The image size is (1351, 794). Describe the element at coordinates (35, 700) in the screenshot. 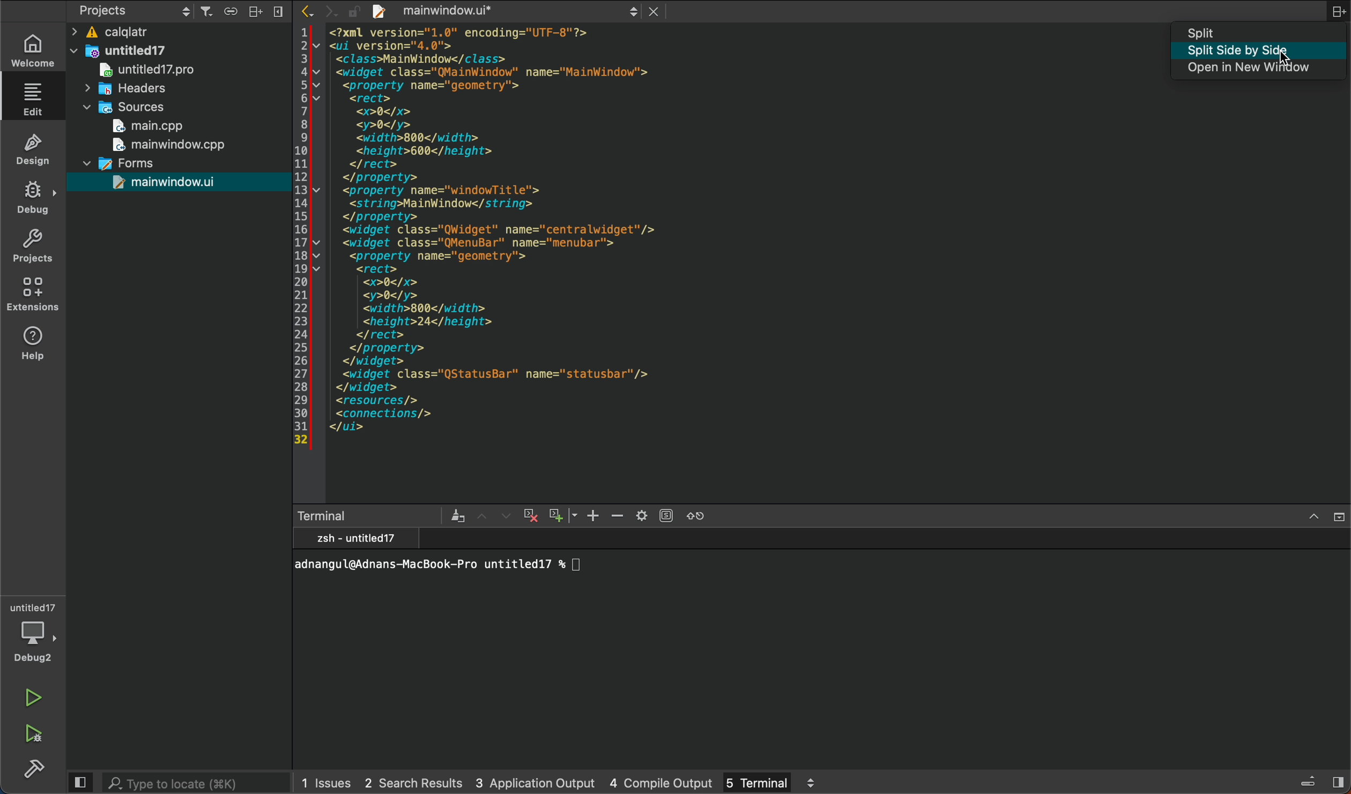

I see `run ` at that location.